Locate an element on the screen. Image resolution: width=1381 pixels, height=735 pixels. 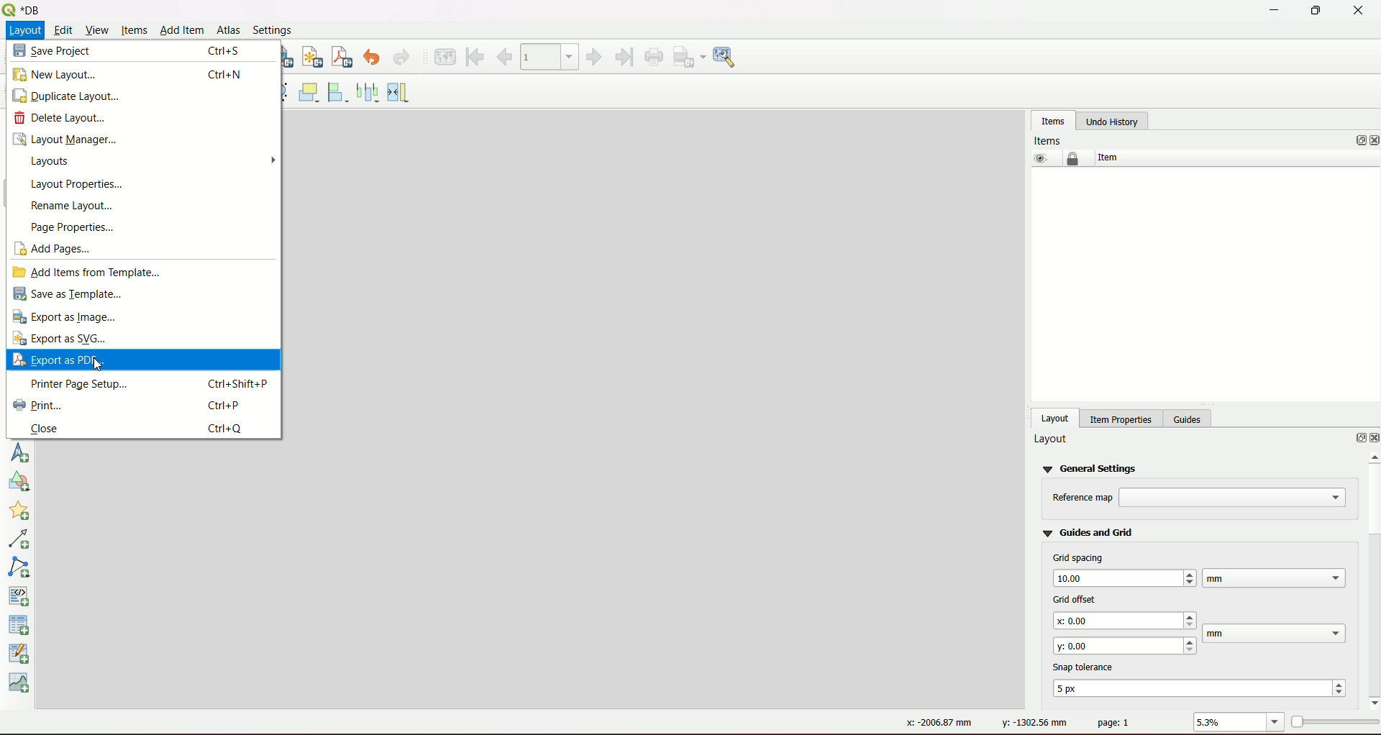
add north arrow is located at coordinates (22, 454).